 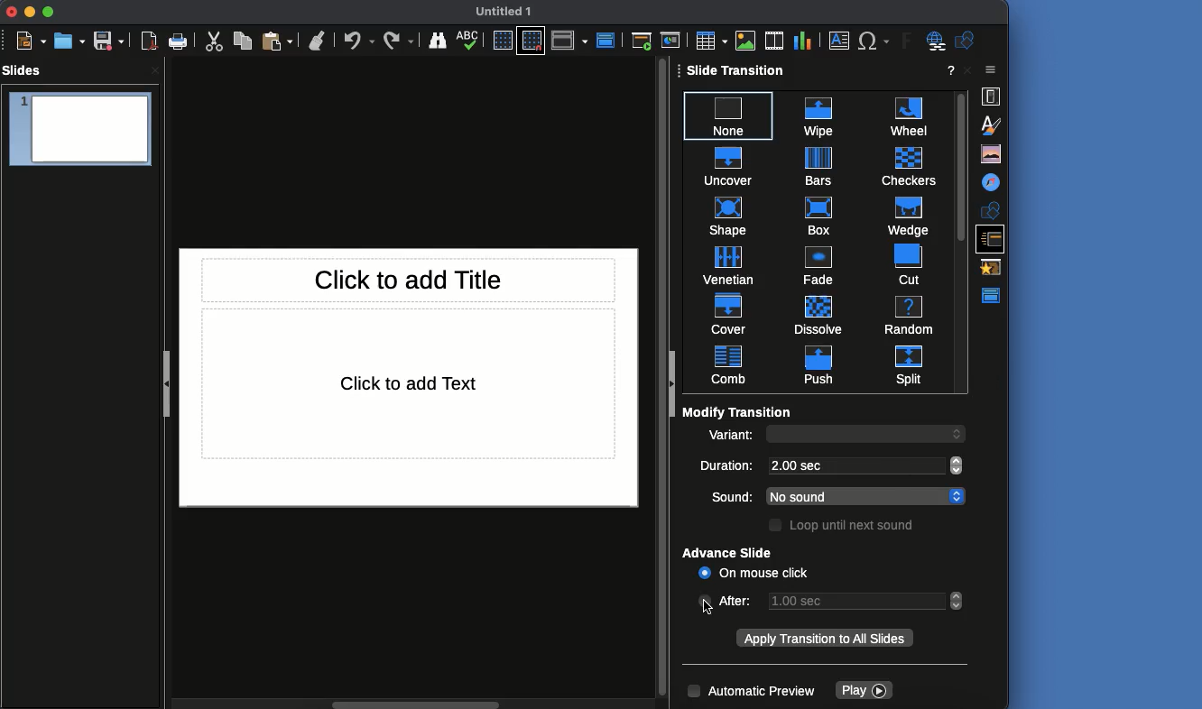 I want to click on comb, so click(x=729, y=365).